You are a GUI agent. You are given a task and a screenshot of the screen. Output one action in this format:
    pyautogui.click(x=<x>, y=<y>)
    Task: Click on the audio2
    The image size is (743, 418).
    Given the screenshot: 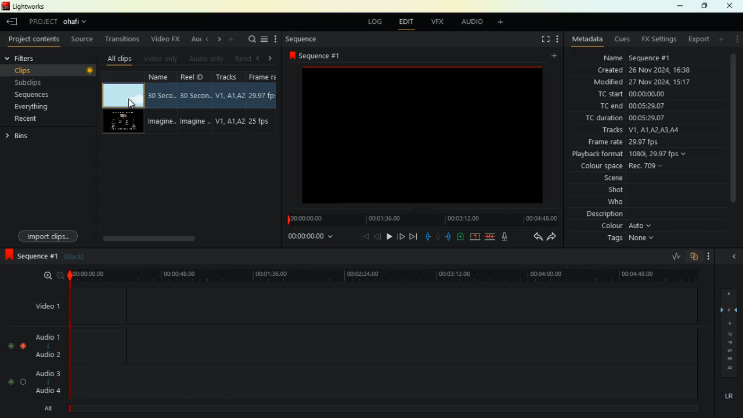 What is the action you would take?
    pyautogui.click(x=45, y=354)
    